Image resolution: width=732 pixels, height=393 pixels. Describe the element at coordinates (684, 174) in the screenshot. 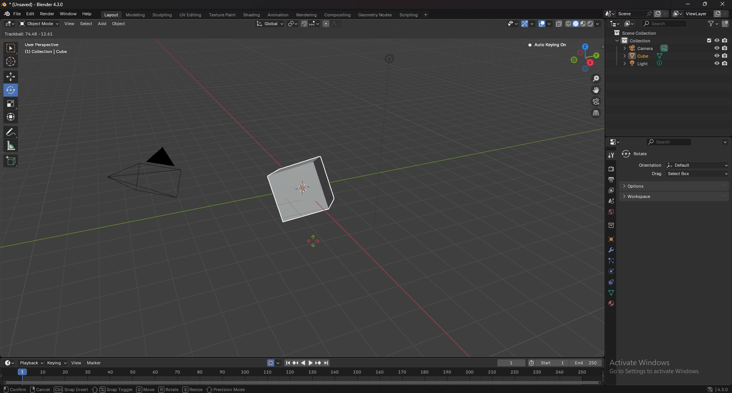

I see `drag select box` at that location.